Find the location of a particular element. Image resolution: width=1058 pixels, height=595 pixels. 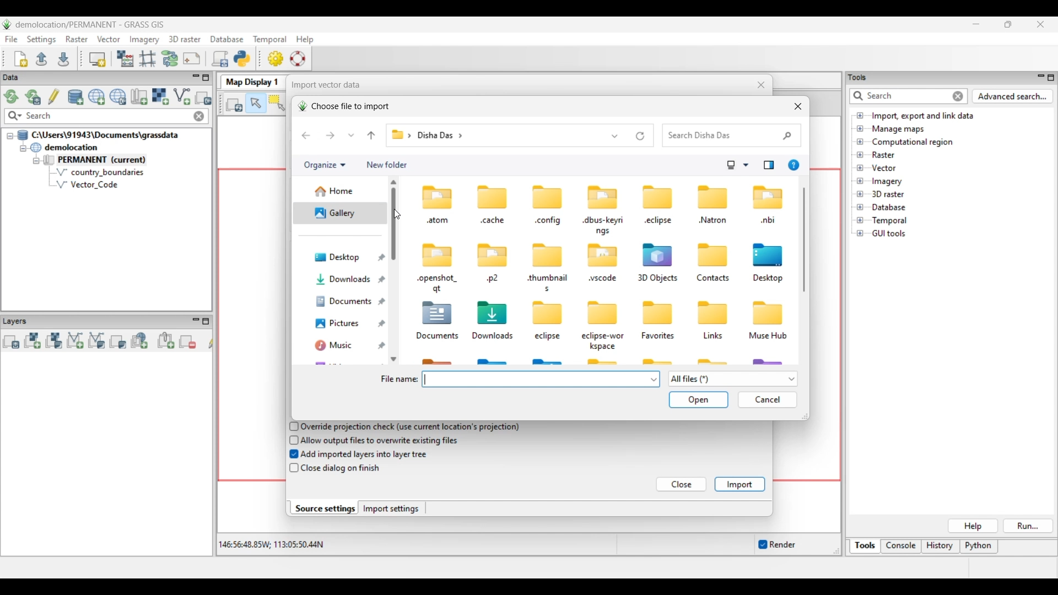

Add existing or create new database is located at coordinates (76, 98).